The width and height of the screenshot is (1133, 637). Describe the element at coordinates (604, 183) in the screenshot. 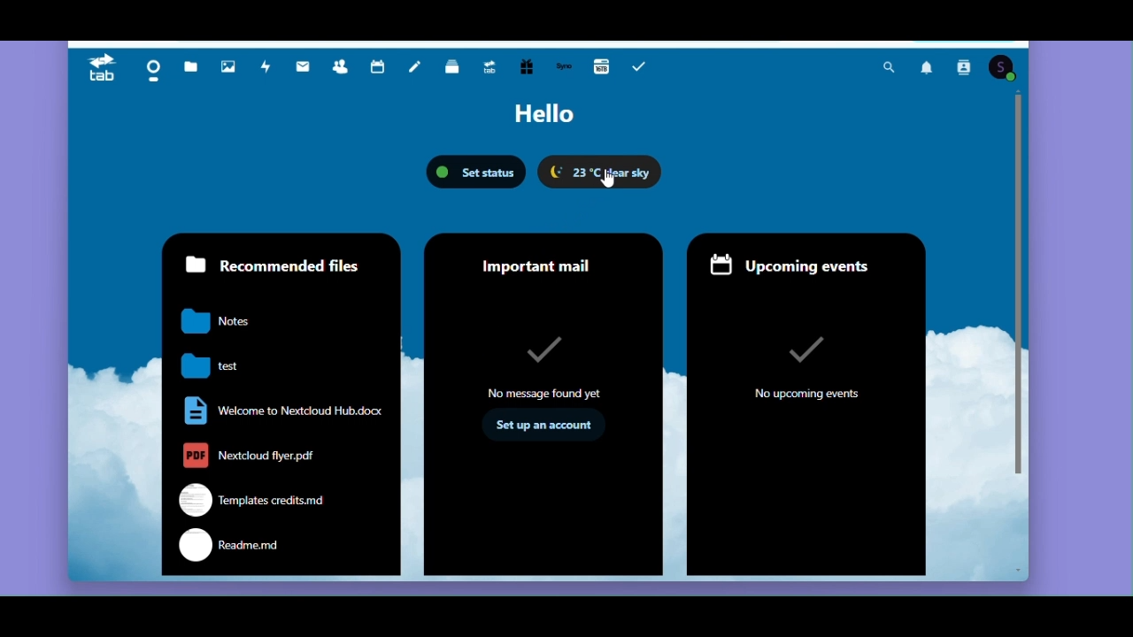

I see `cursor` at that location.